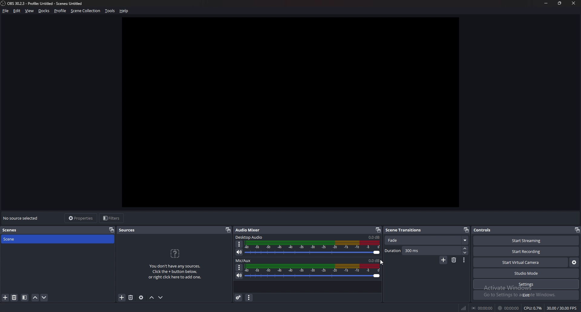  Describe the element at coordinates (464, 260) in the screenshot. I see `transition properties` at that location.